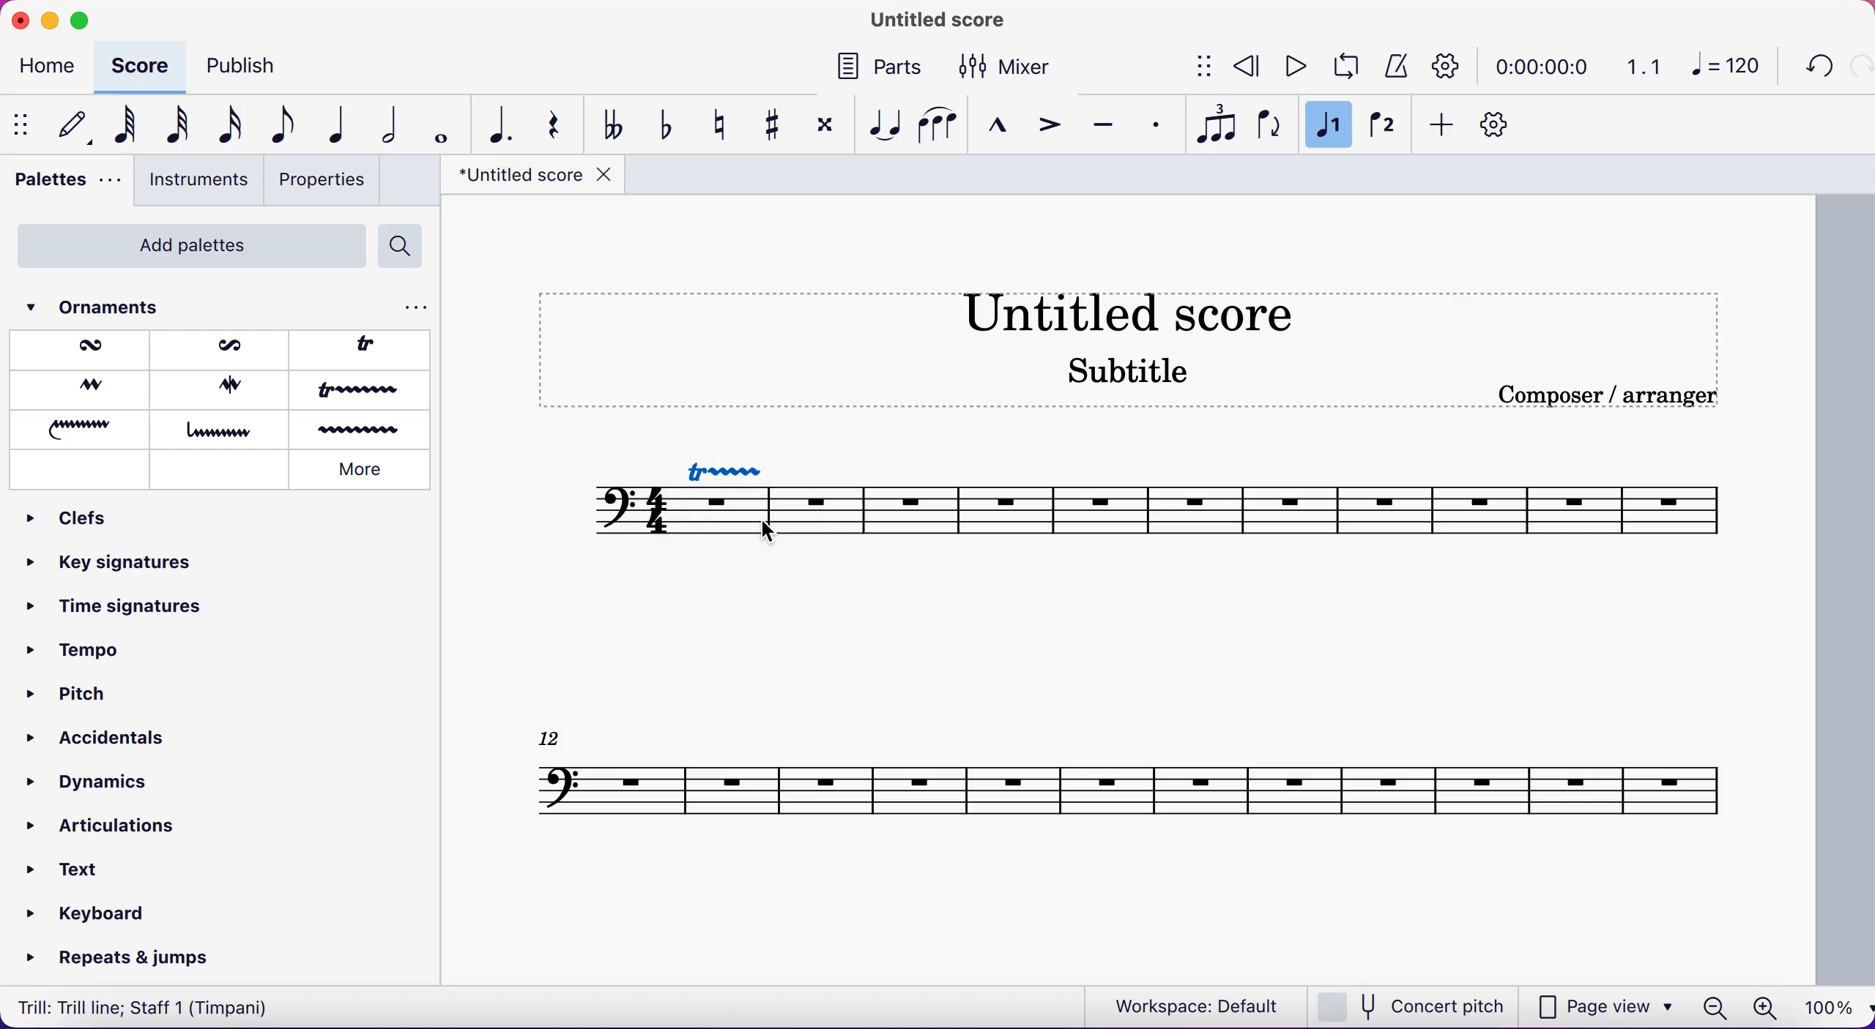  I want to click on search, so click(406, 247).